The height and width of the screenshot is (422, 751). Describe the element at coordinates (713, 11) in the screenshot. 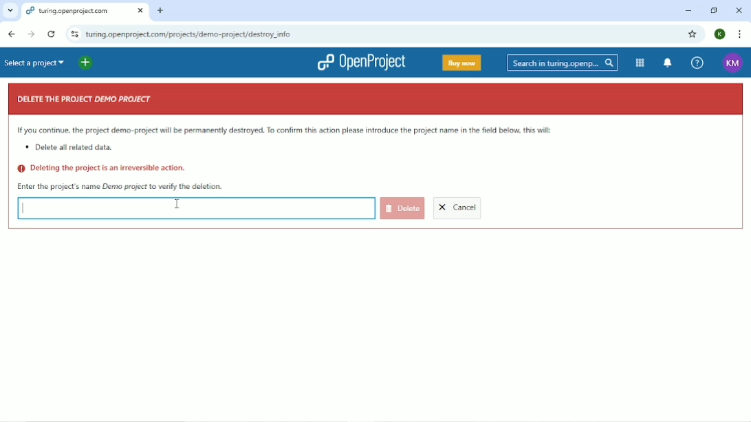

I see `Restore down` at that location.